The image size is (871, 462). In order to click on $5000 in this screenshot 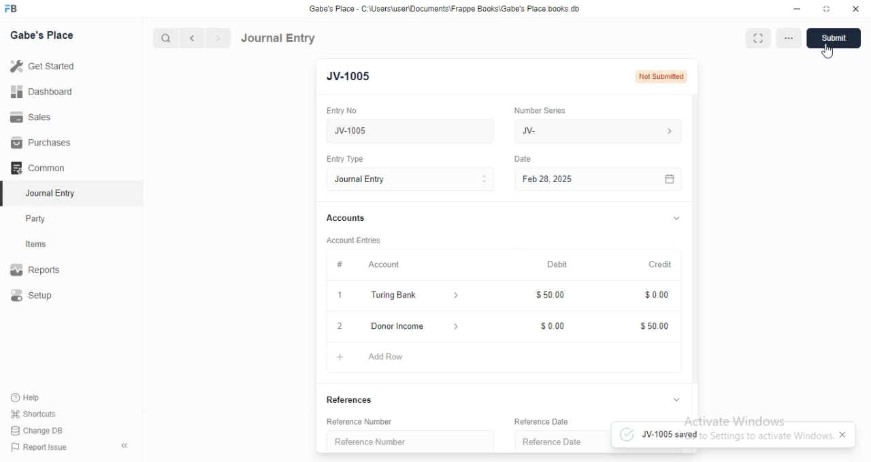, I will do `click(656, 326)`.